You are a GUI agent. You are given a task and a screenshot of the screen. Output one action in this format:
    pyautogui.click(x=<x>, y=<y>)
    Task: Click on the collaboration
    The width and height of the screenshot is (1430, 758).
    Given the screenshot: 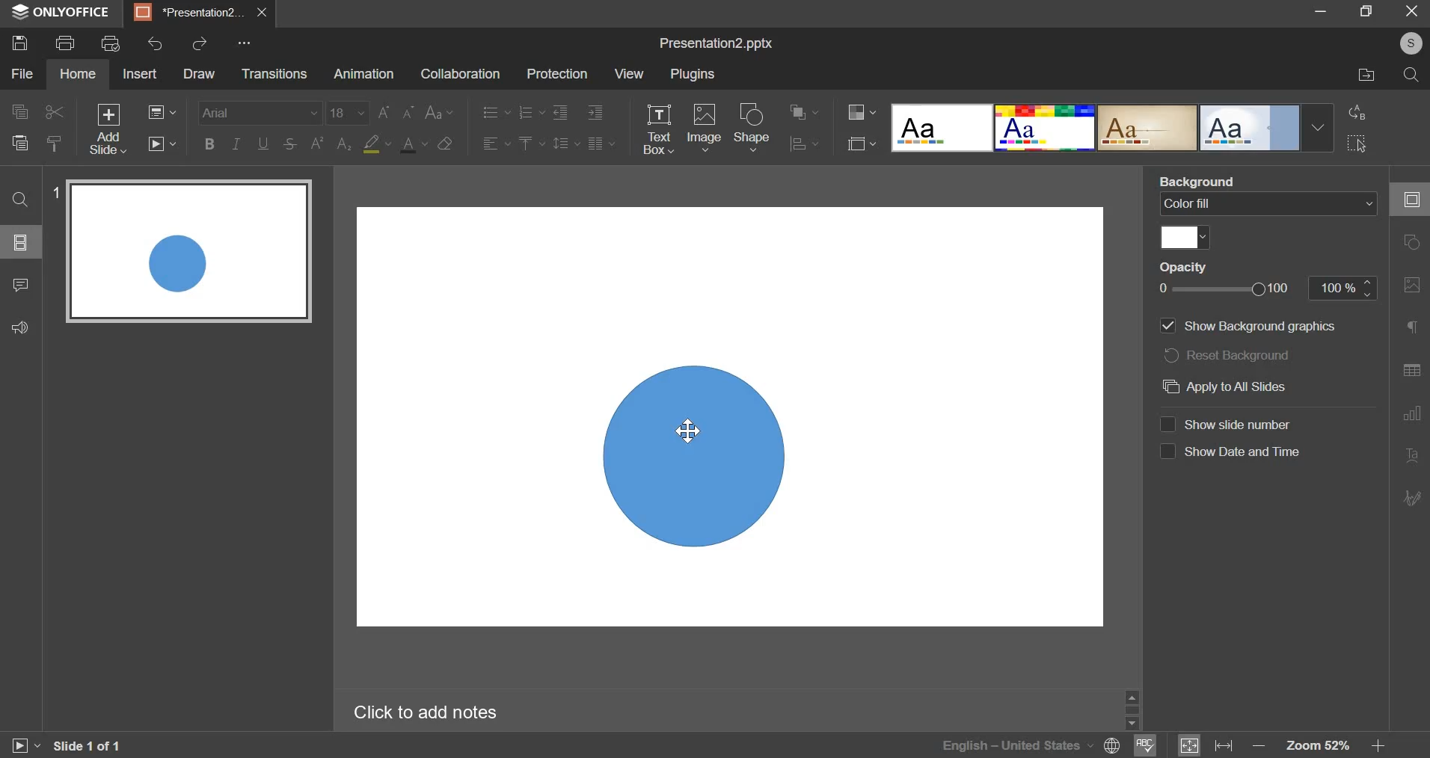 What is the action you would take?
    pyautogui.click(x=459, y=73)
    